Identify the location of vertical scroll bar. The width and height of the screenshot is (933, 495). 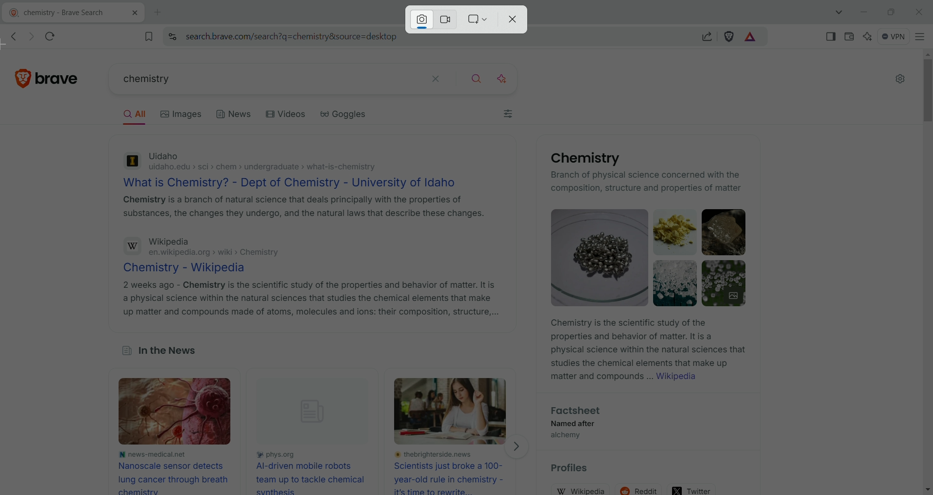
(925, 271).